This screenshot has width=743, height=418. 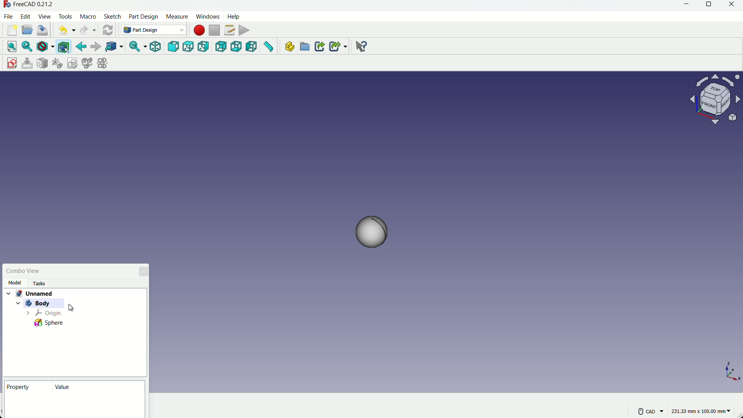 What do you see at coordinates (45, 47) in the screenshot?
I see `draw styles` at bounding box center [45, 47].